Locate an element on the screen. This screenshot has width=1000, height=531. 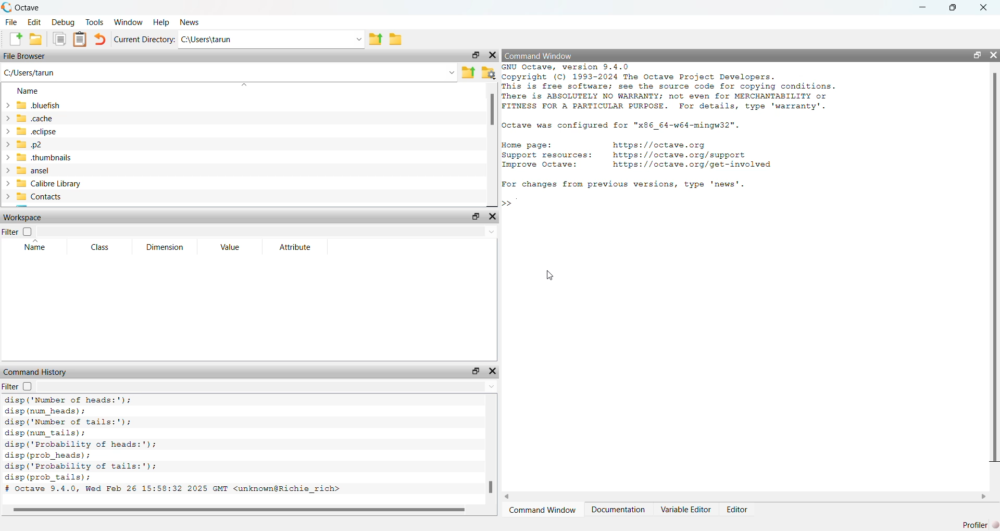
Octave is located at coordinates (28, 8).